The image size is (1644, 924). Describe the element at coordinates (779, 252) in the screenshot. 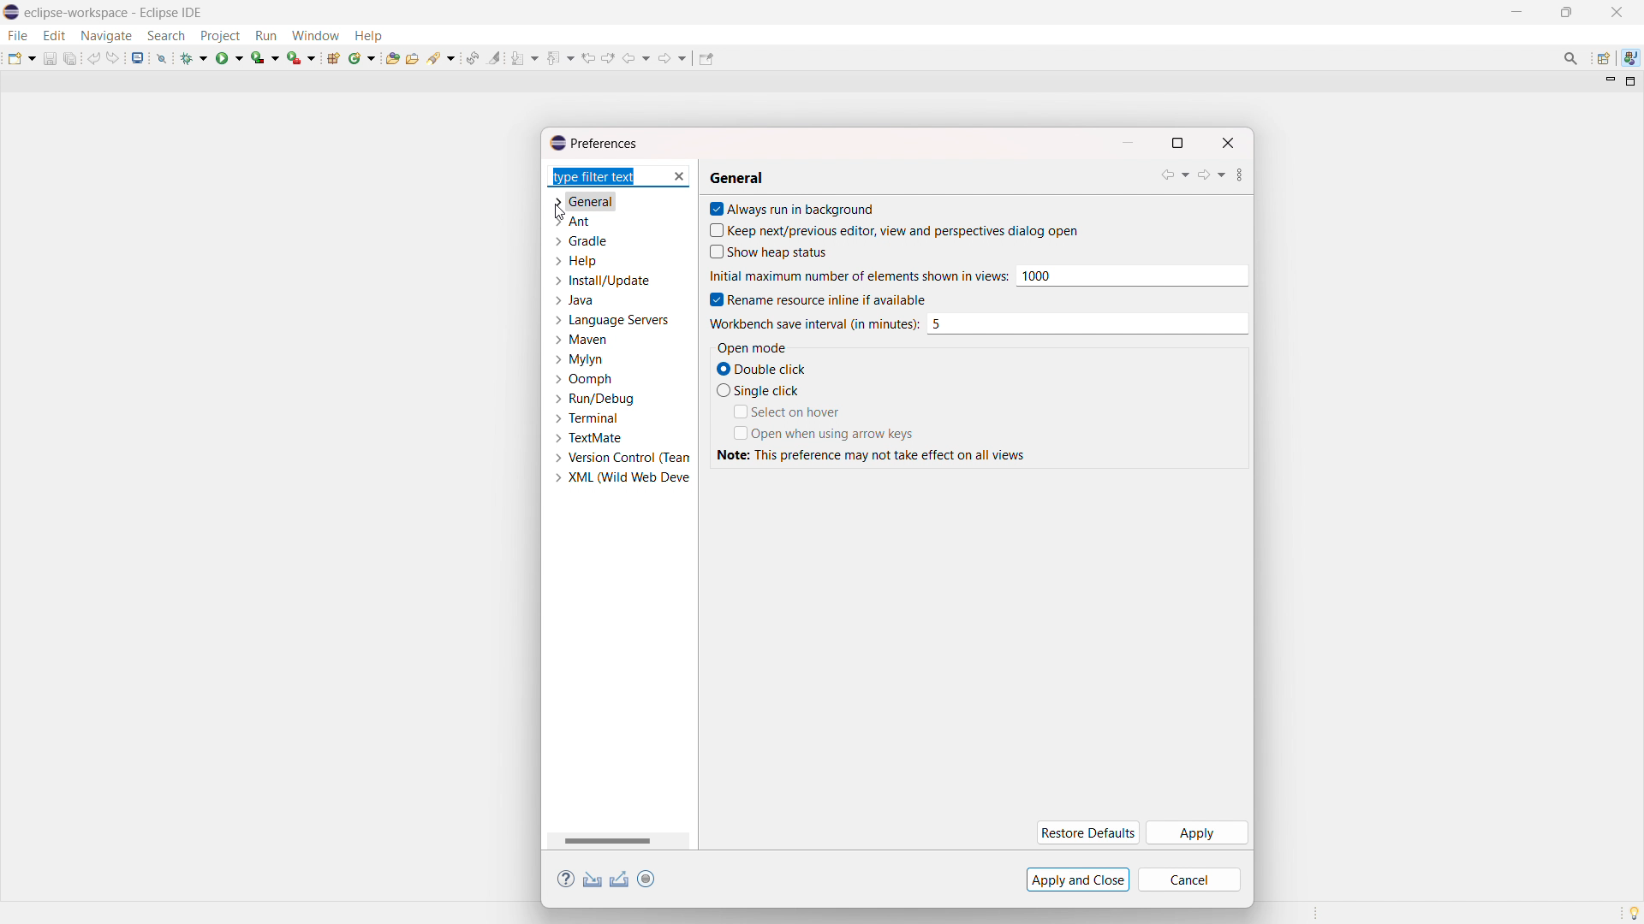

I see `show heap status` at that location.